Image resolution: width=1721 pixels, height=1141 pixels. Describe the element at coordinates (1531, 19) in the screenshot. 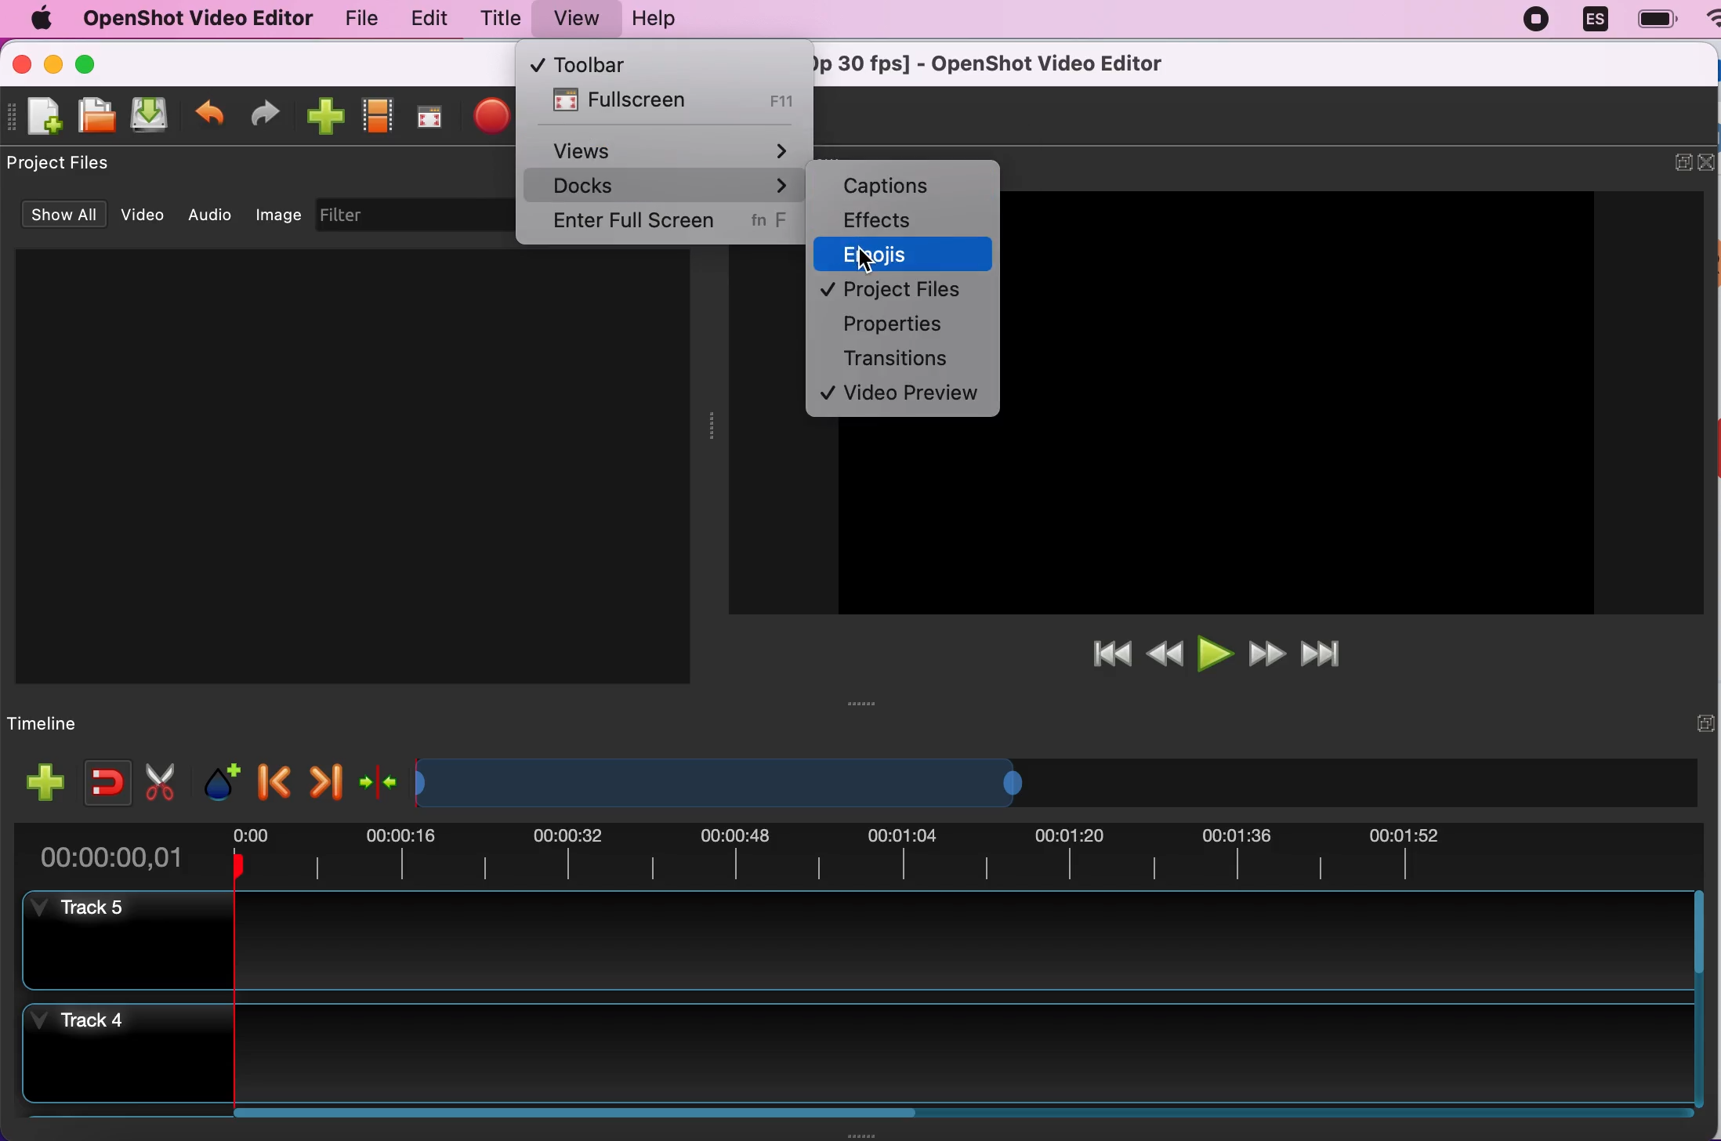

I see `recording stopped` at that location.